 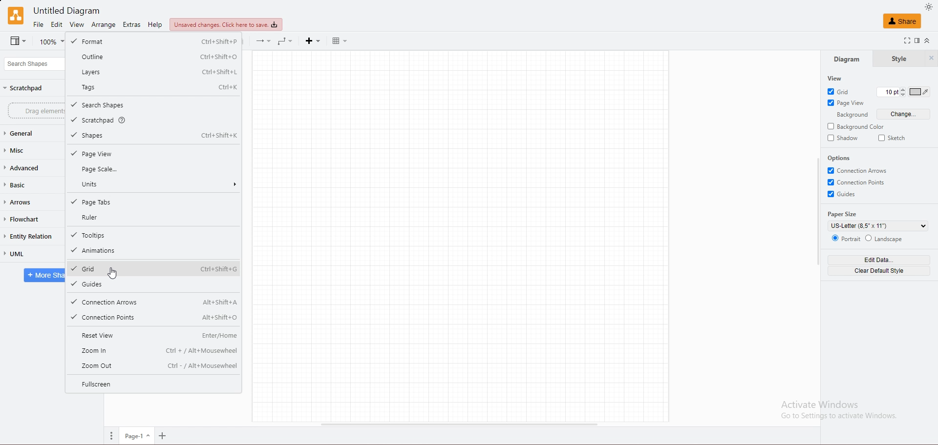 I want to click on format      Ctrl+Shift+P, so click(x=154, y=41).